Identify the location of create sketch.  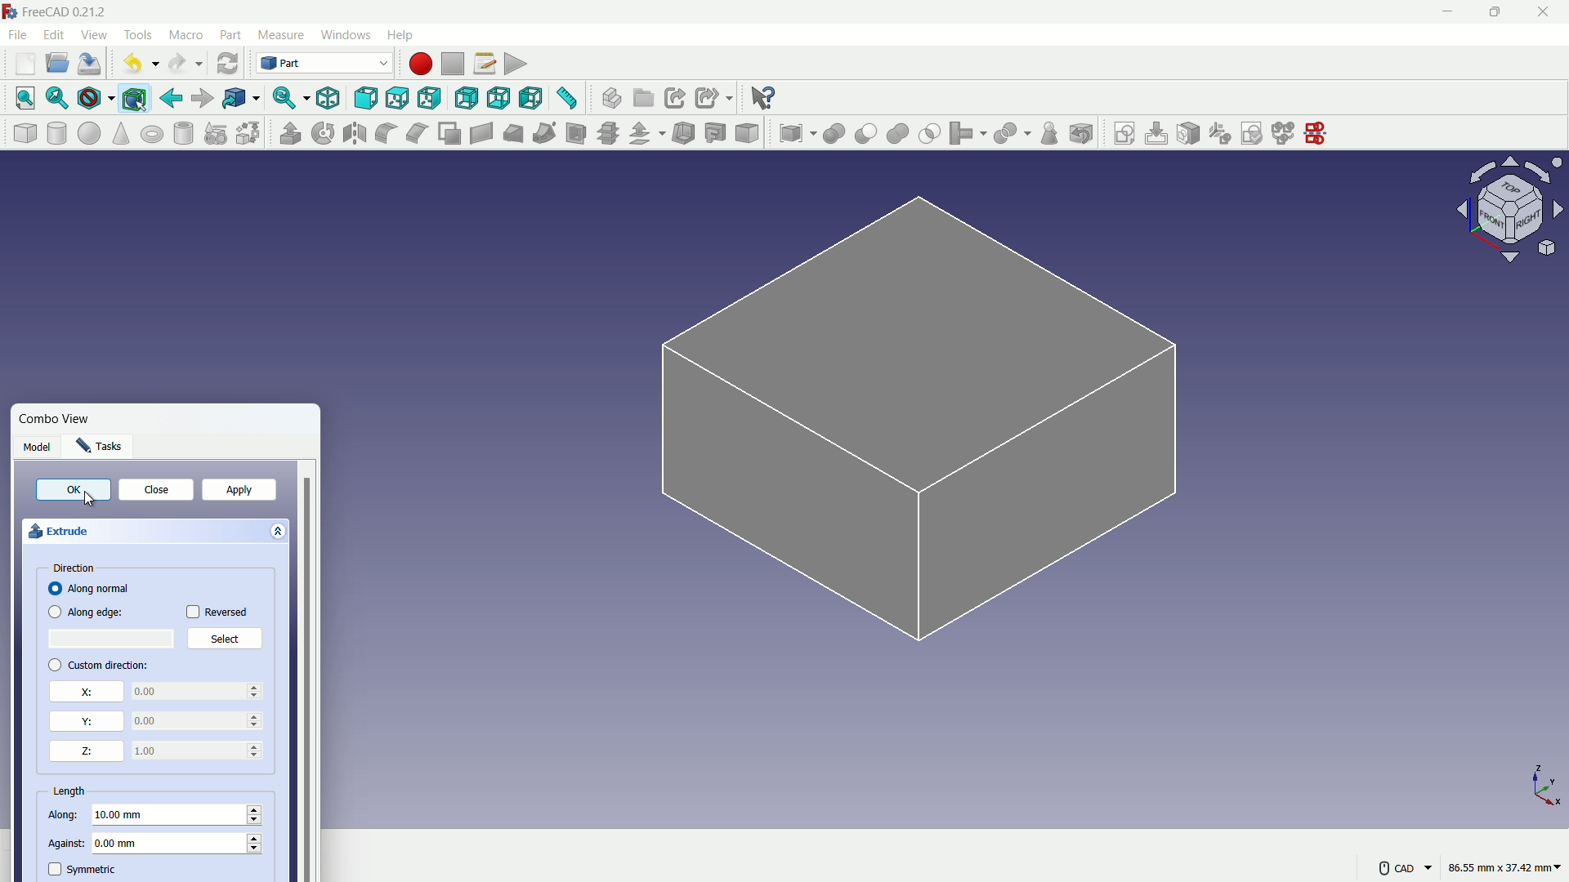
(1124, 131).